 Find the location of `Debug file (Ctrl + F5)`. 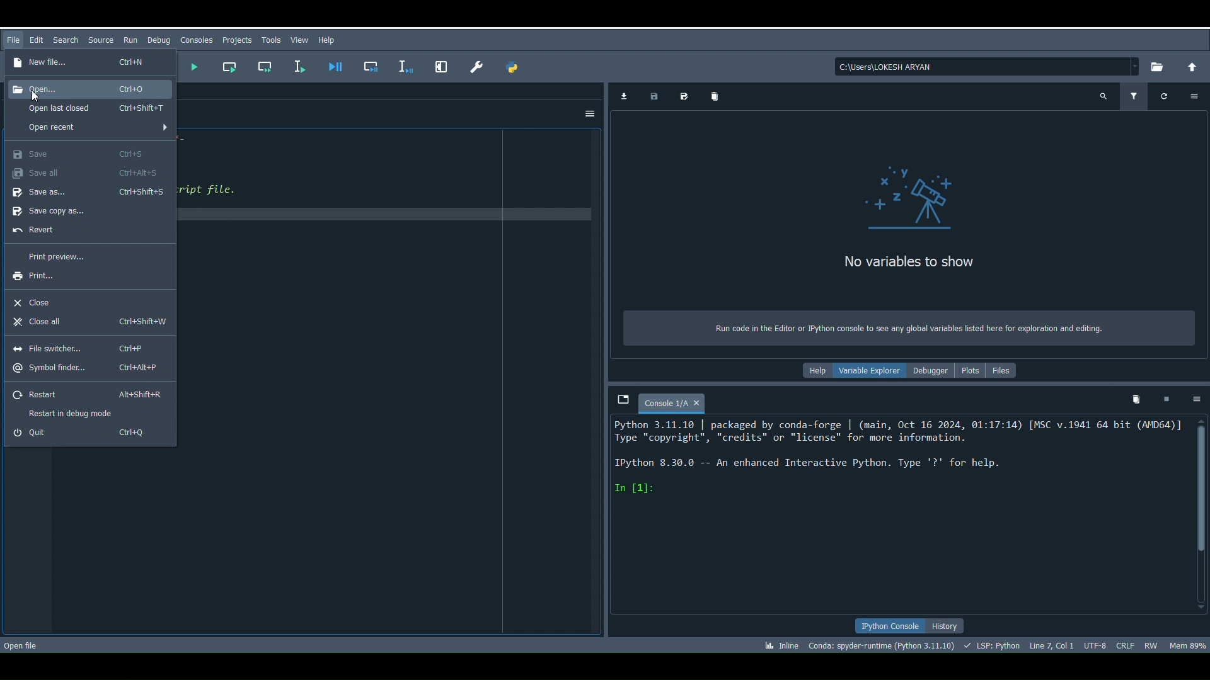

Debug file (Ctrl + F5) is located at coordinates (336, 62).